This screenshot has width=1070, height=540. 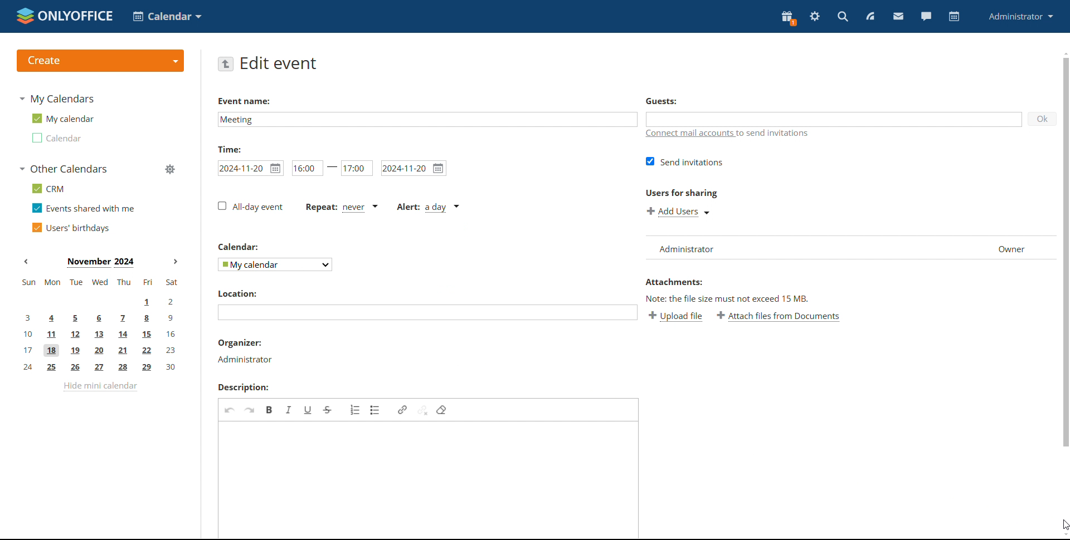 What do you see at coordinates (100, 325) in the screenshot?
I see `mini calendar` at bounding box center [100, 325].